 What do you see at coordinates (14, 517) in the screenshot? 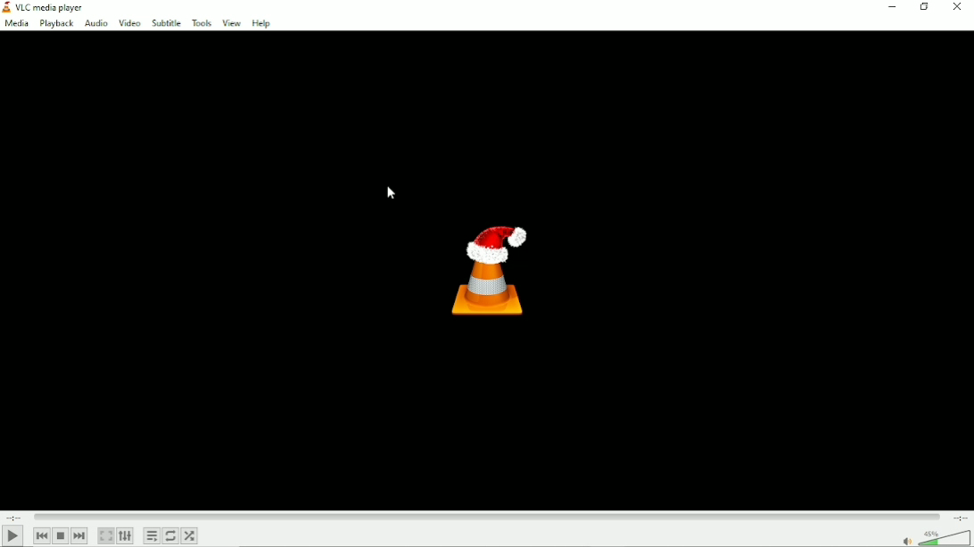
I see `Elapsed time` at bounding box center [14, 517].